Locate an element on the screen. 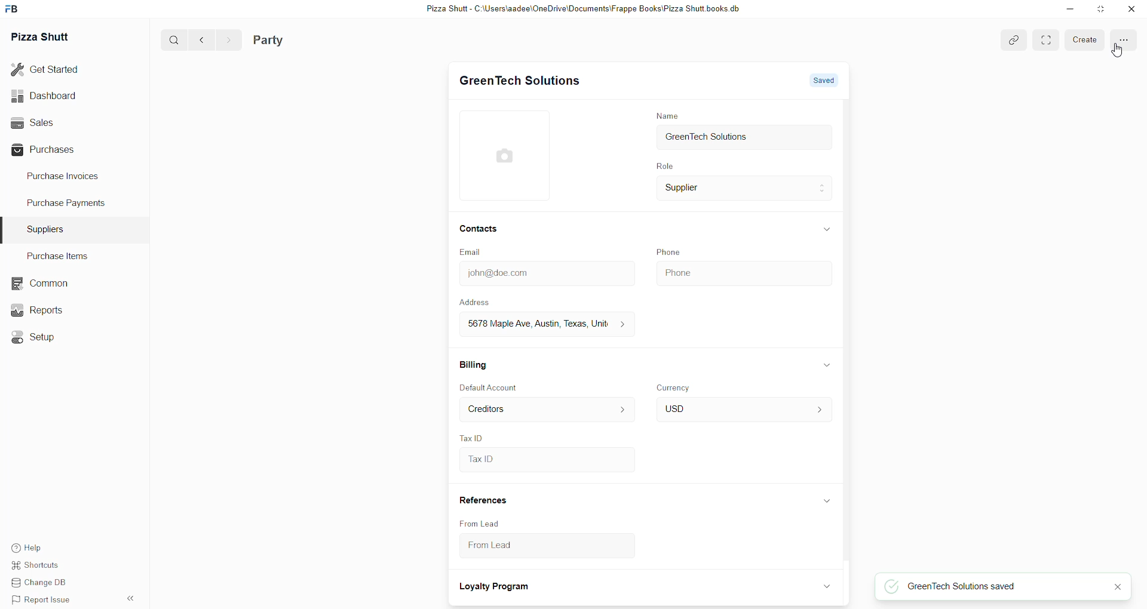 The width and height of the screenshot is (1147, 609). frappe books is located at coordinates (16, 10).